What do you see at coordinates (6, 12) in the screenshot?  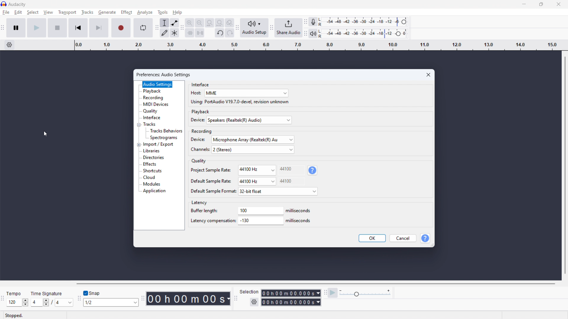 I see `file` at bounding box center [6, 12].